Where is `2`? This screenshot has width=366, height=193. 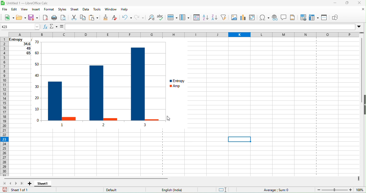 2 is located at coordinates (102, 126).